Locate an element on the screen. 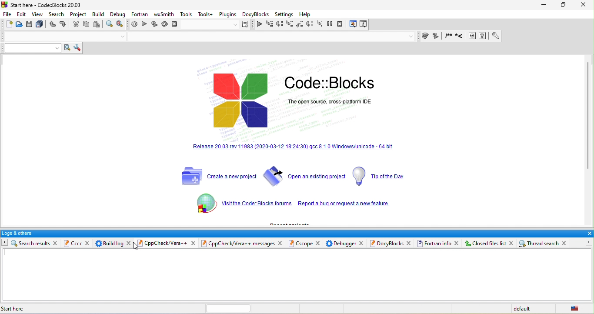 The image size is (594, 314). close is located at coordinates (55, 243).